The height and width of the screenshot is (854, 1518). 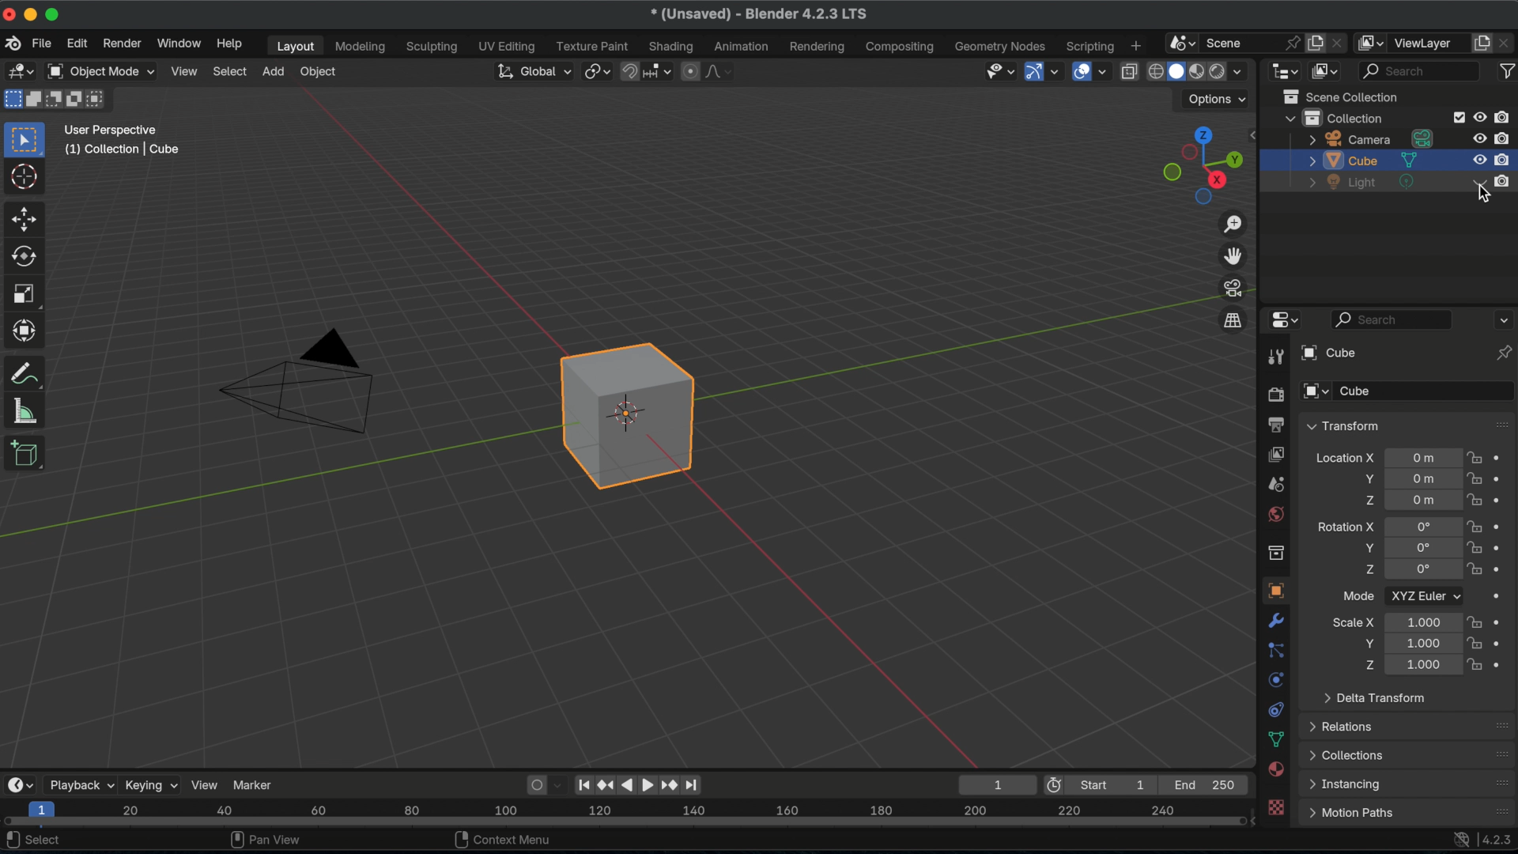 I want to click on online access, so click(x=1457, y=840).